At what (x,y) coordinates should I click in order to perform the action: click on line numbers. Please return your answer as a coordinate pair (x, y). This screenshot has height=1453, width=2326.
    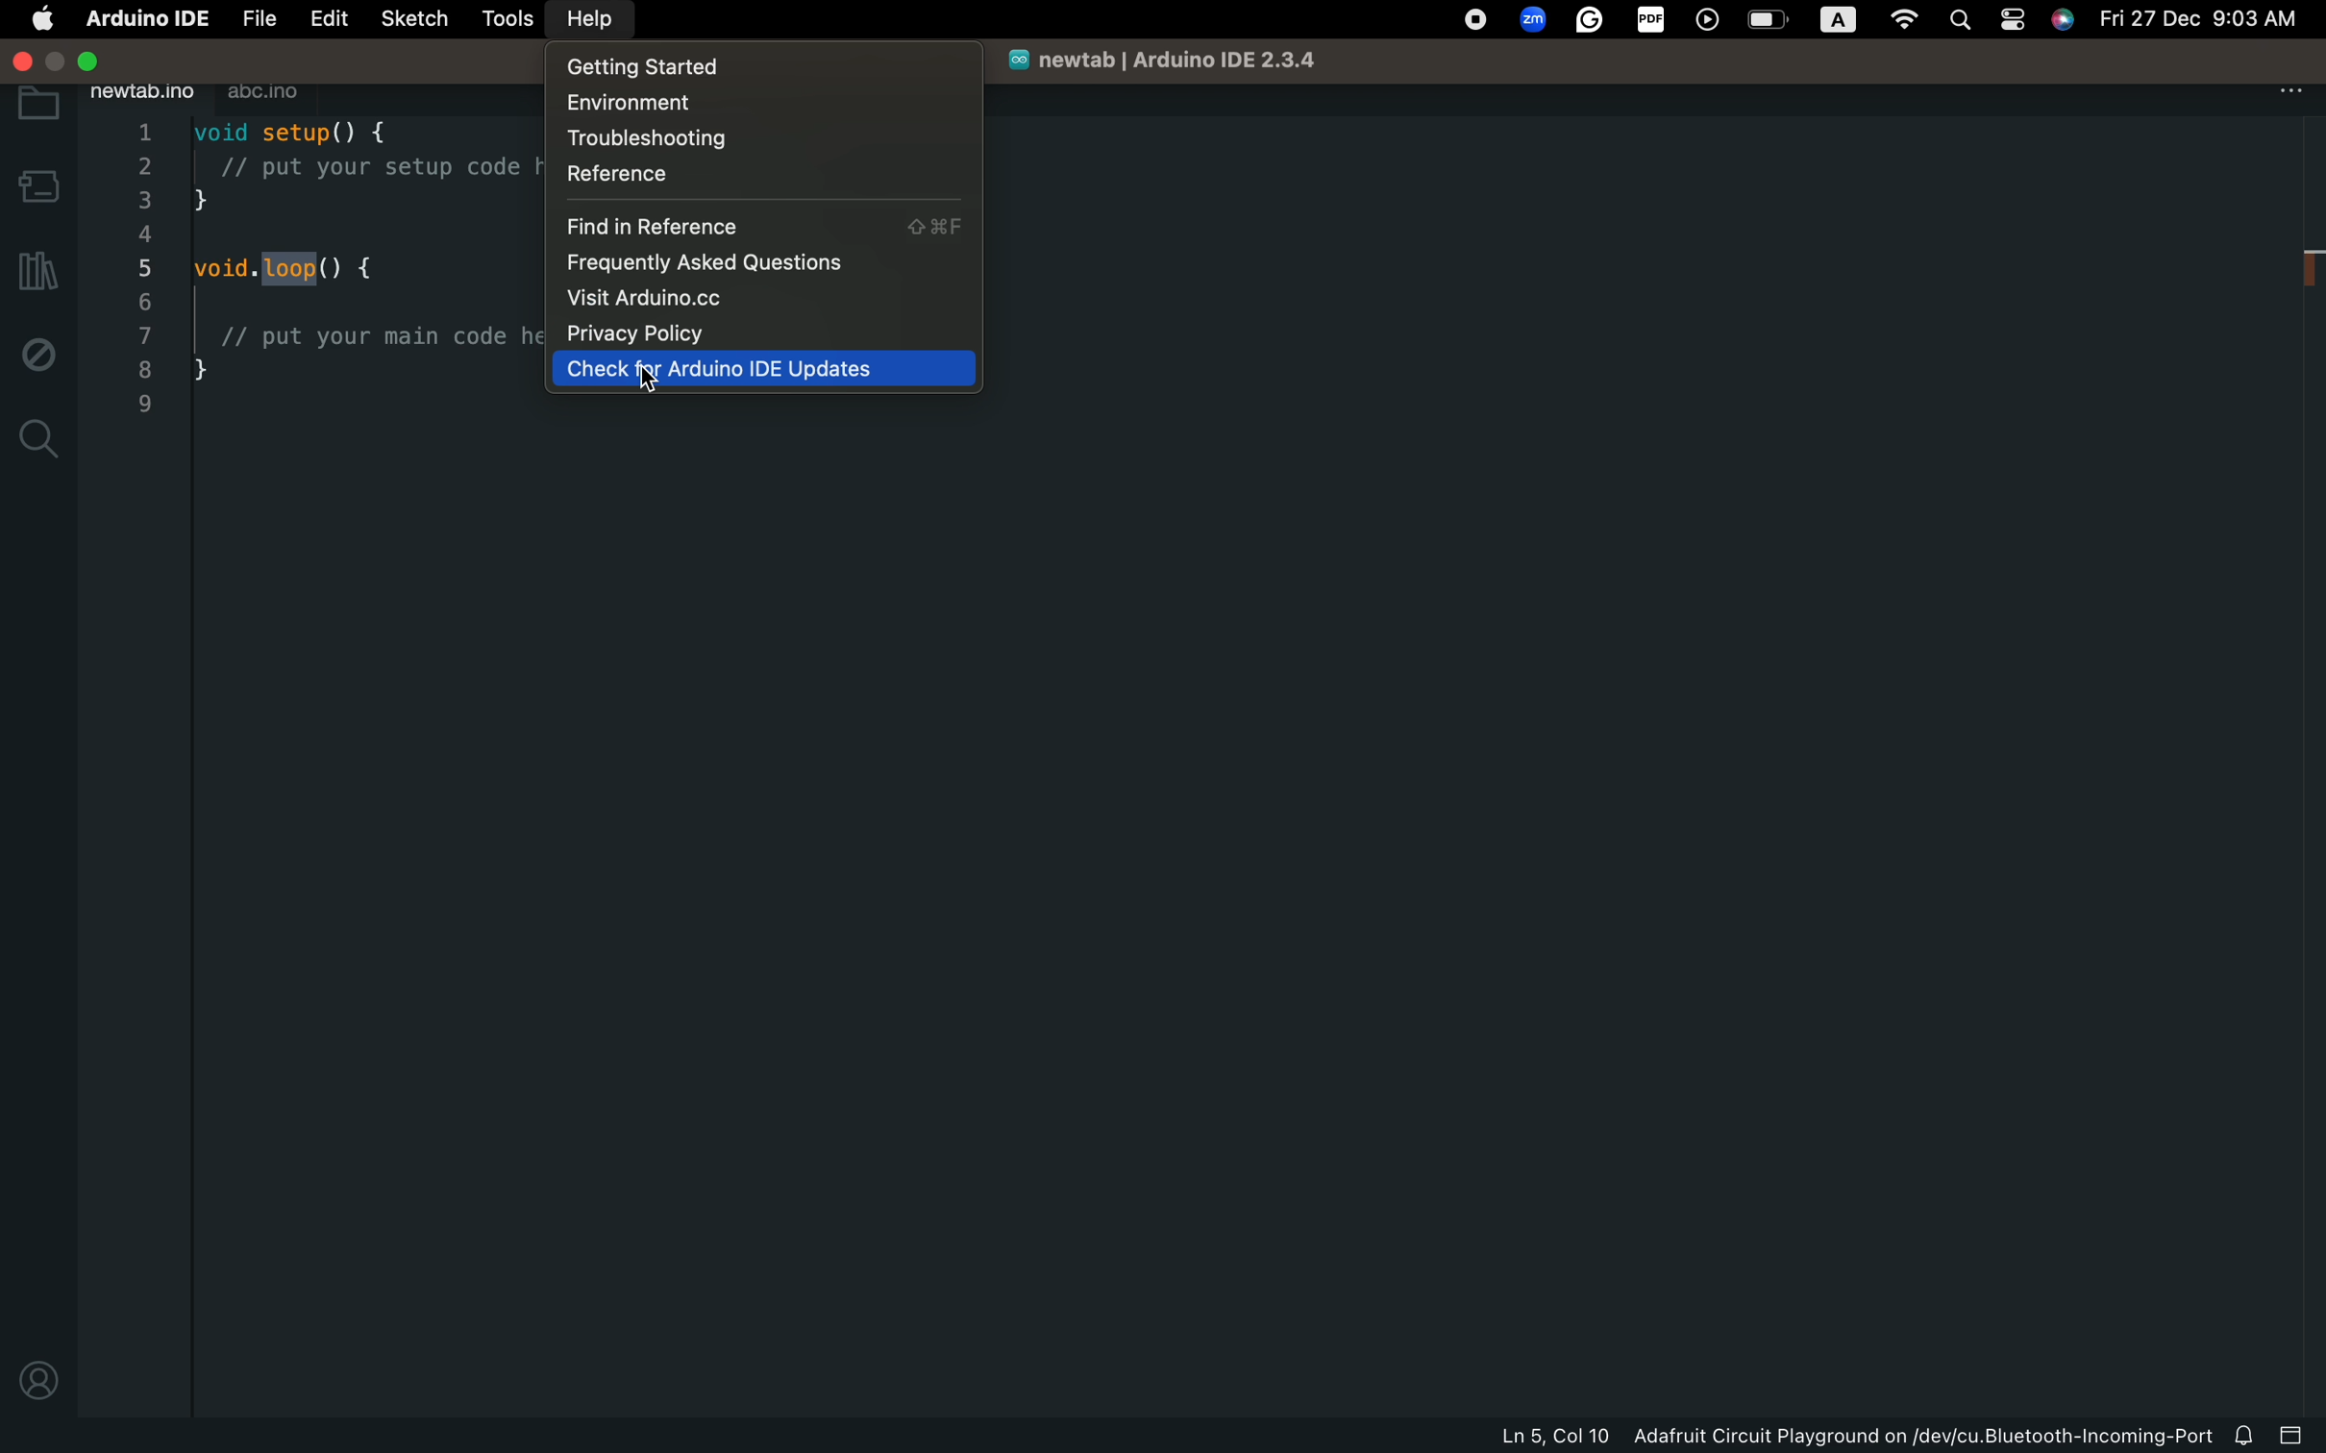
    Looking at the image, I should click on (143, 272).